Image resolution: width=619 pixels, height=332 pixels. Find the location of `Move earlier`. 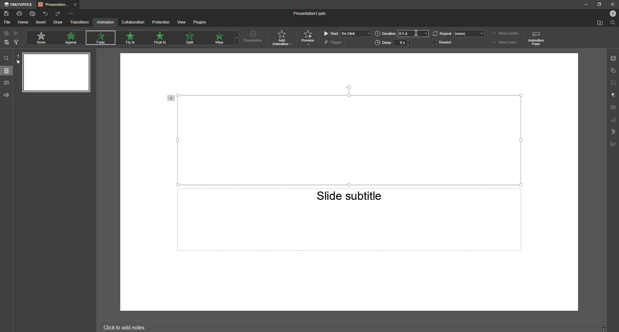

Move earlier is located at coordinates (505, 33).